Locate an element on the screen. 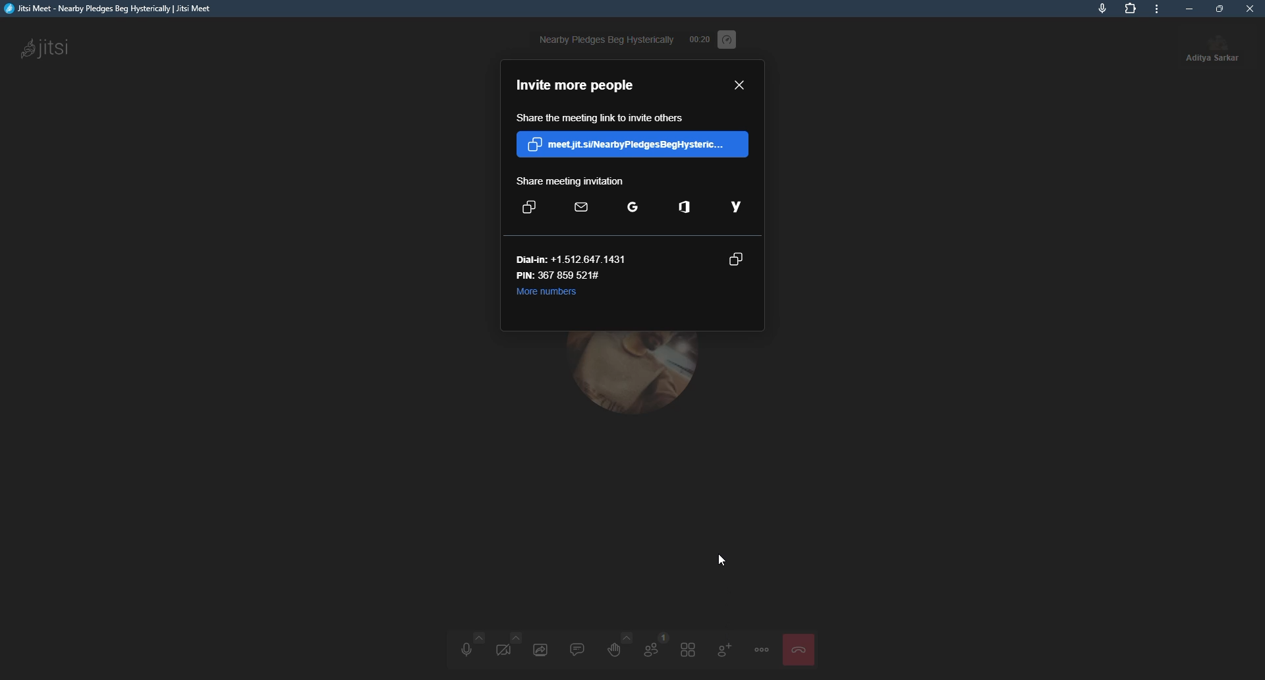  jitsi is located at coordinates (55, 52).